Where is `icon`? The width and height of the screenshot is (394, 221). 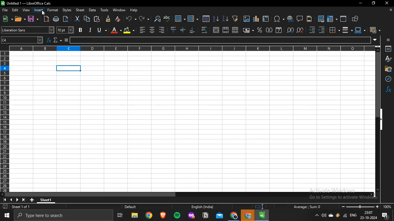
icon is located at coordinates (260, 207).